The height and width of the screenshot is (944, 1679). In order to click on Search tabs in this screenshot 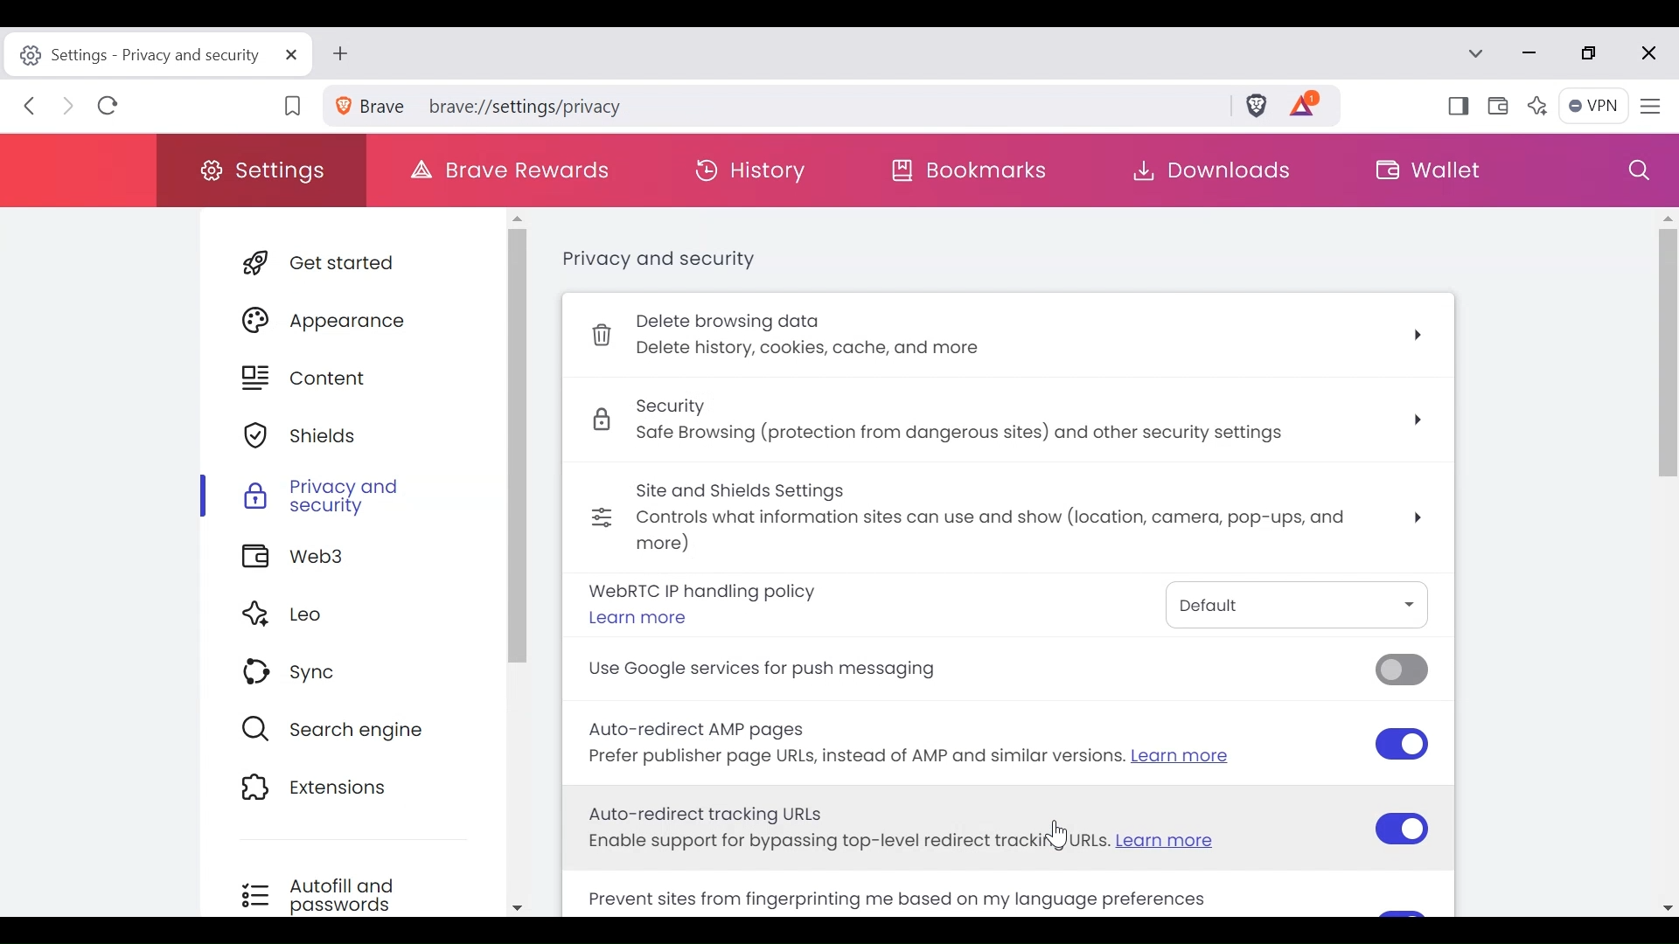, I will do `click(1480, 55)`.